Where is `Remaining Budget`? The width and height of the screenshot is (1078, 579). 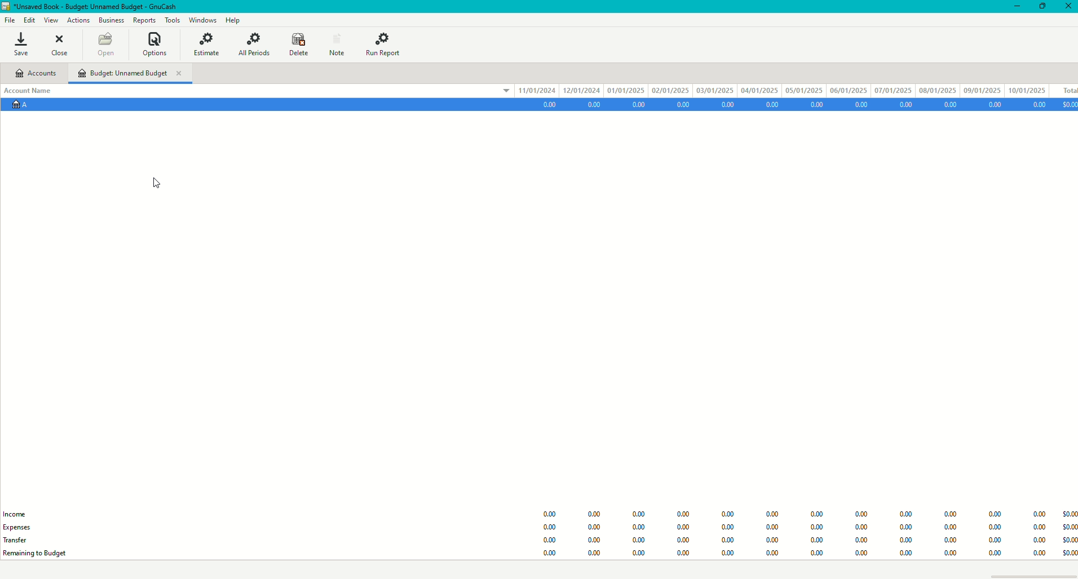
Remaining Budget is located at coordinates (41, 554).